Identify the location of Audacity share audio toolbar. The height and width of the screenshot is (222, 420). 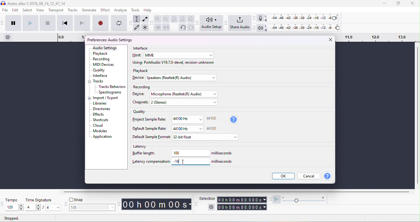
(226, 23).